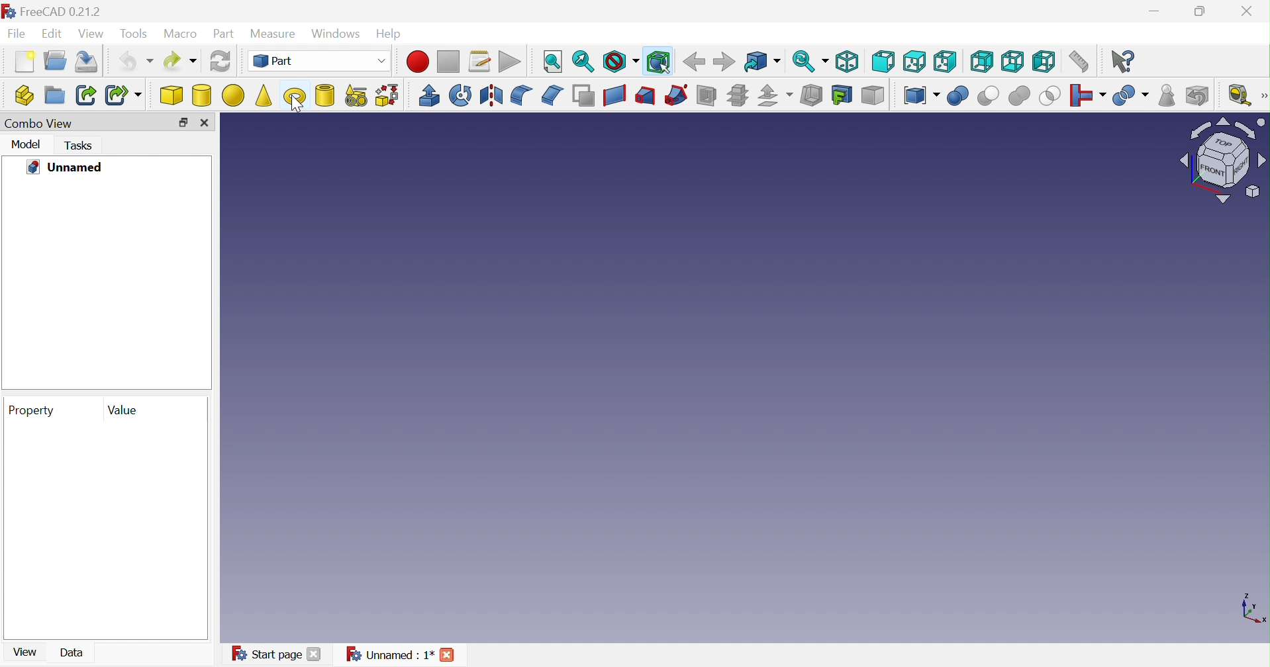  What do you see at coordinates (79, 146) in the screenshot?
I see `Tasks` at bounding box center [79, 146].